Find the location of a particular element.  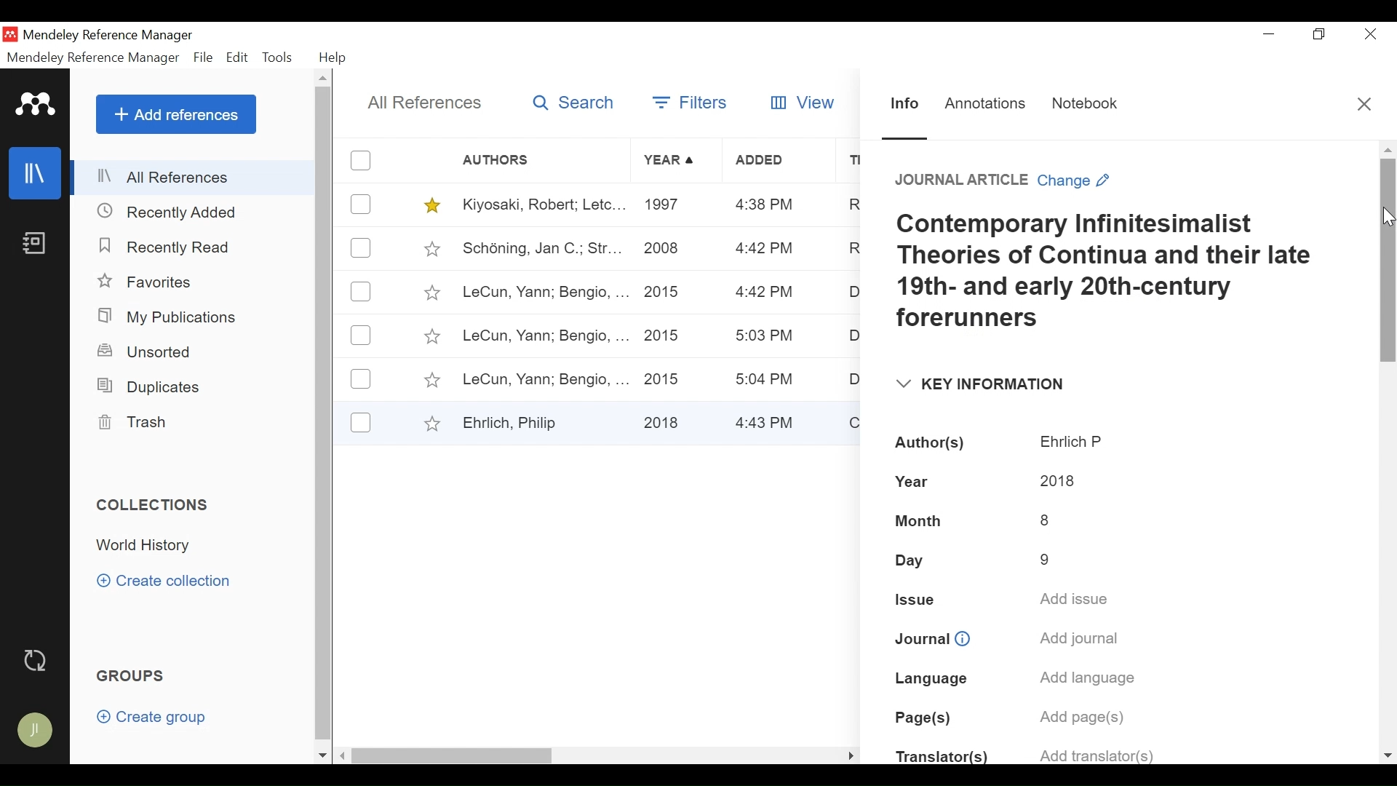

View is located at coordinates (805, 103).